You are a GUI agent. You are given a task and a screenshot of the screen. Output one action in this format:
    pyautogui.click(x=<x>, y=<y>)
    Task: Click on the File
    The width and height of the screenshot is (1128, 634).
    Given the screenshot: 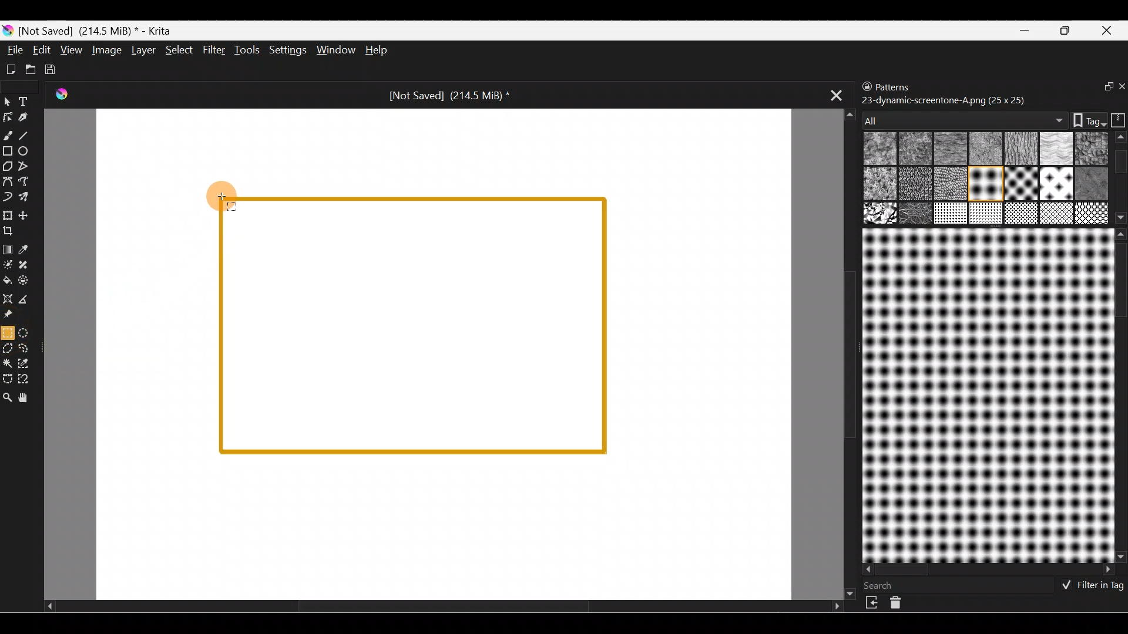 What is the action you would take?
    pyautogui.click(x=13, y=49)
    